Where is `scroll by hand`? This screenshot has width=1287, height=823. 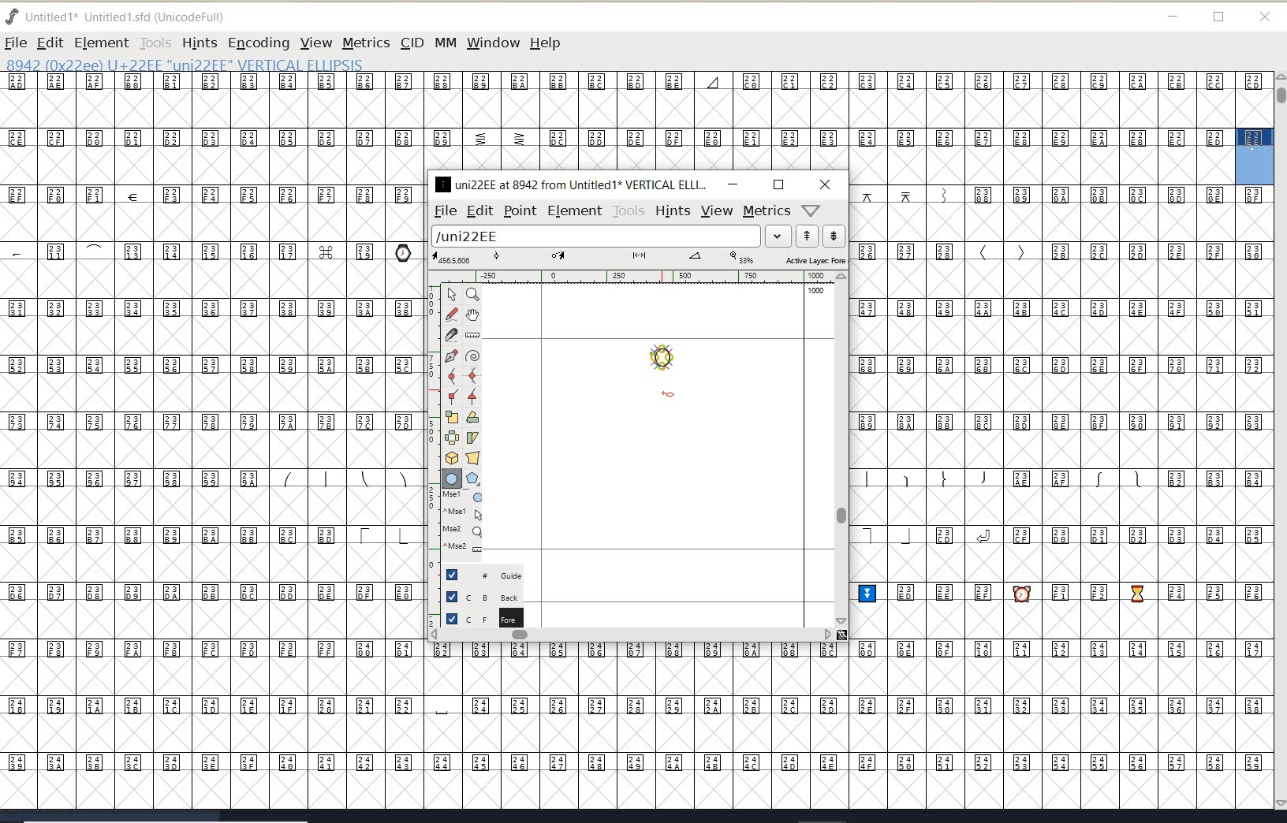 scroll by hand is located at coordinates (473, 316).